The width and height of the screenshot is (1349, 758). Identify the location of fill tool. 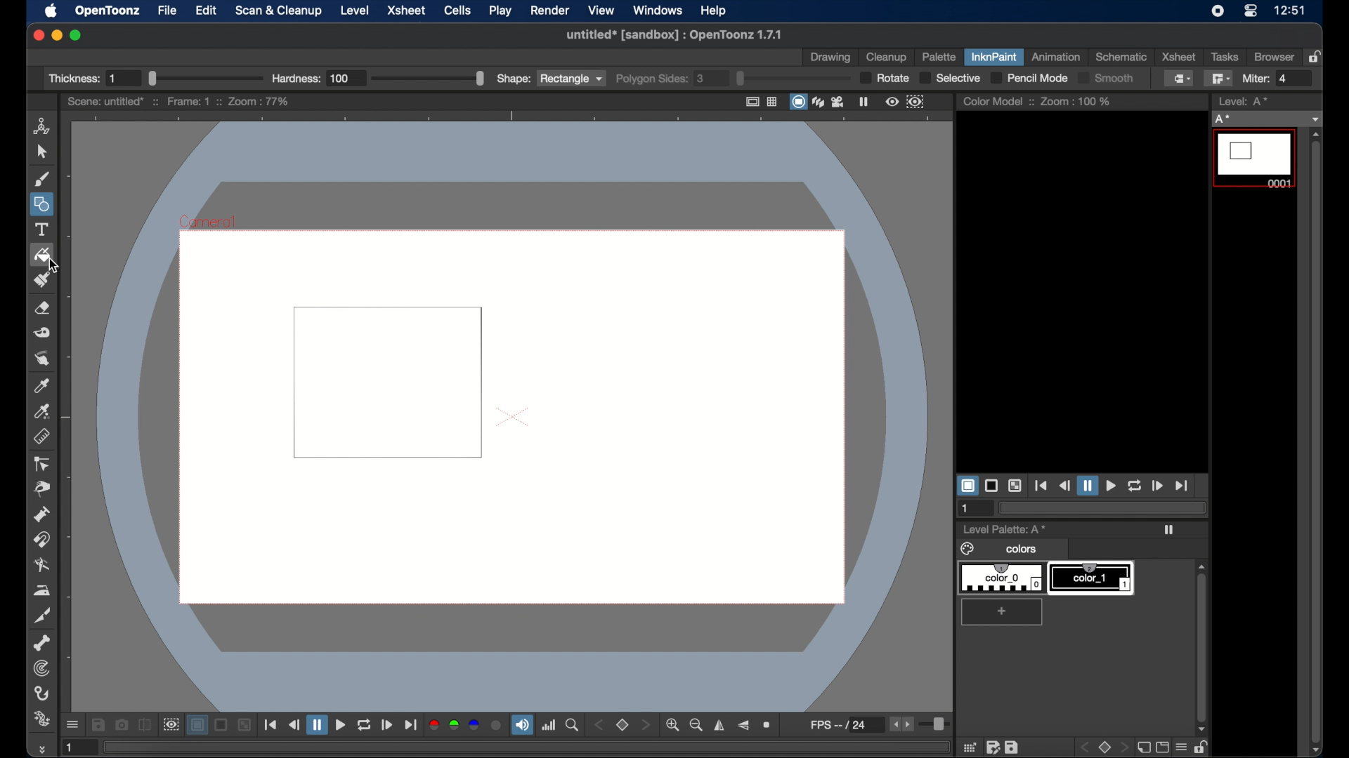
(42, 255).